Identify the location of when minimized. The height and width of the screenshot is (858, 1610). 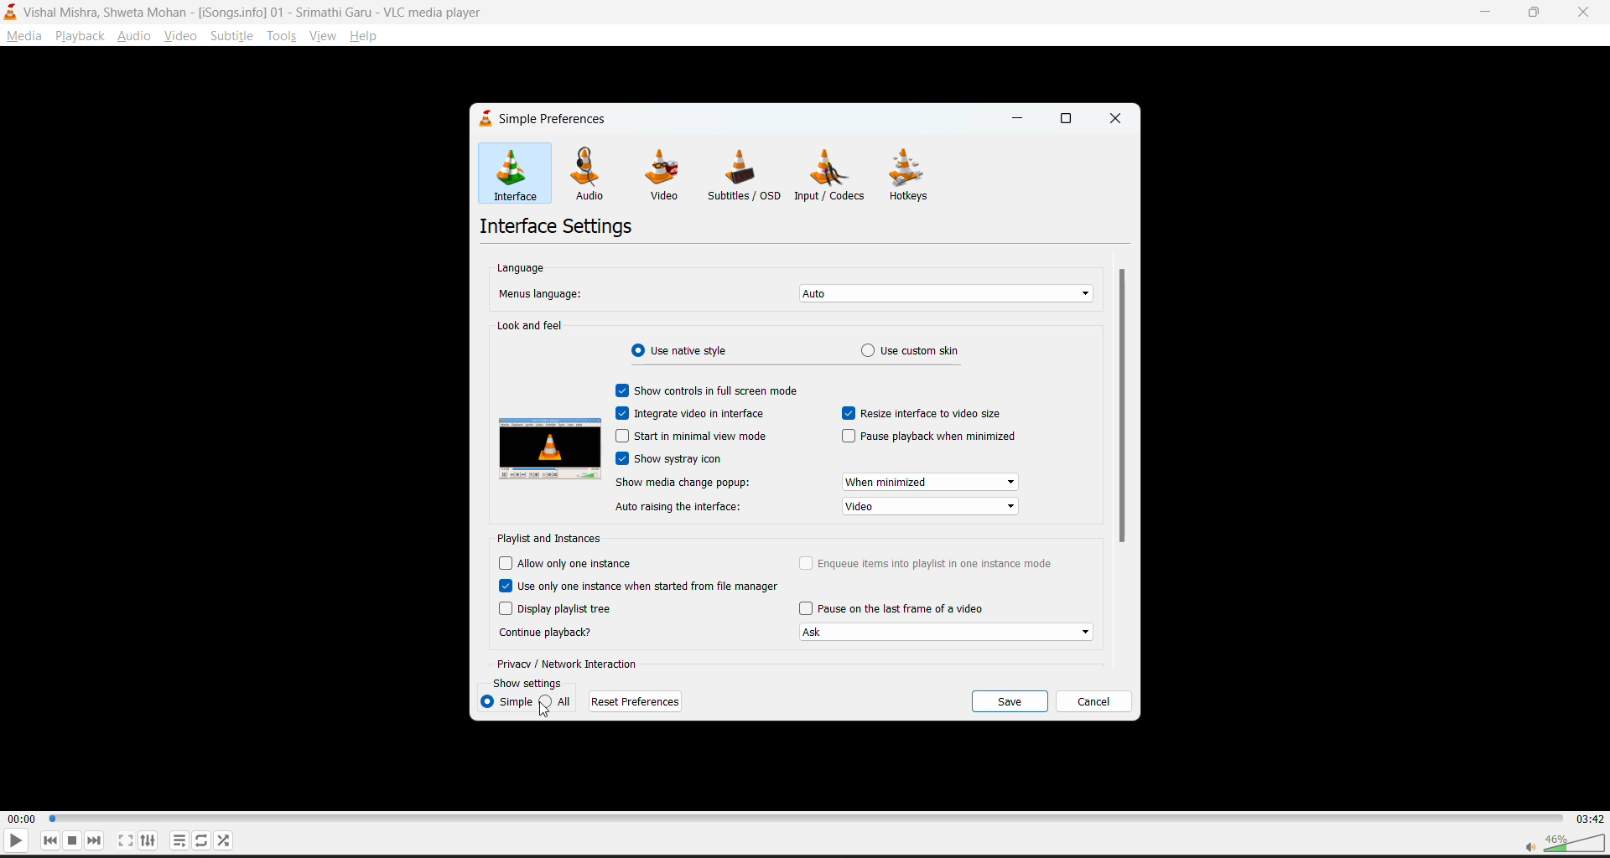
(930, 483).